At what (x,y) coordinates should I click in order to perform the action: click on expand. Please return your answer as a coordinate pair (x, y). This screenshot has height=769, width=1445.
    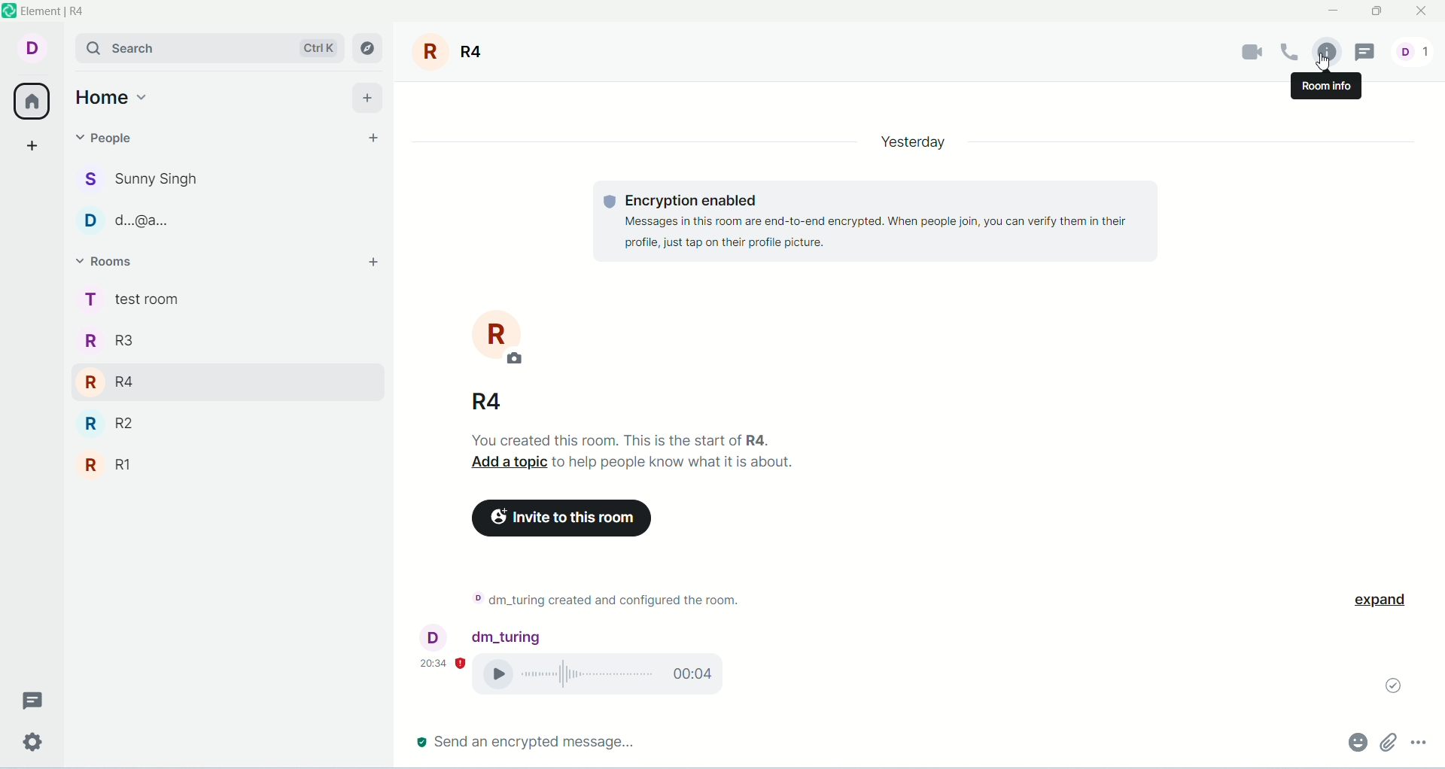
    Looking at the image, I should click on (1380, 601).